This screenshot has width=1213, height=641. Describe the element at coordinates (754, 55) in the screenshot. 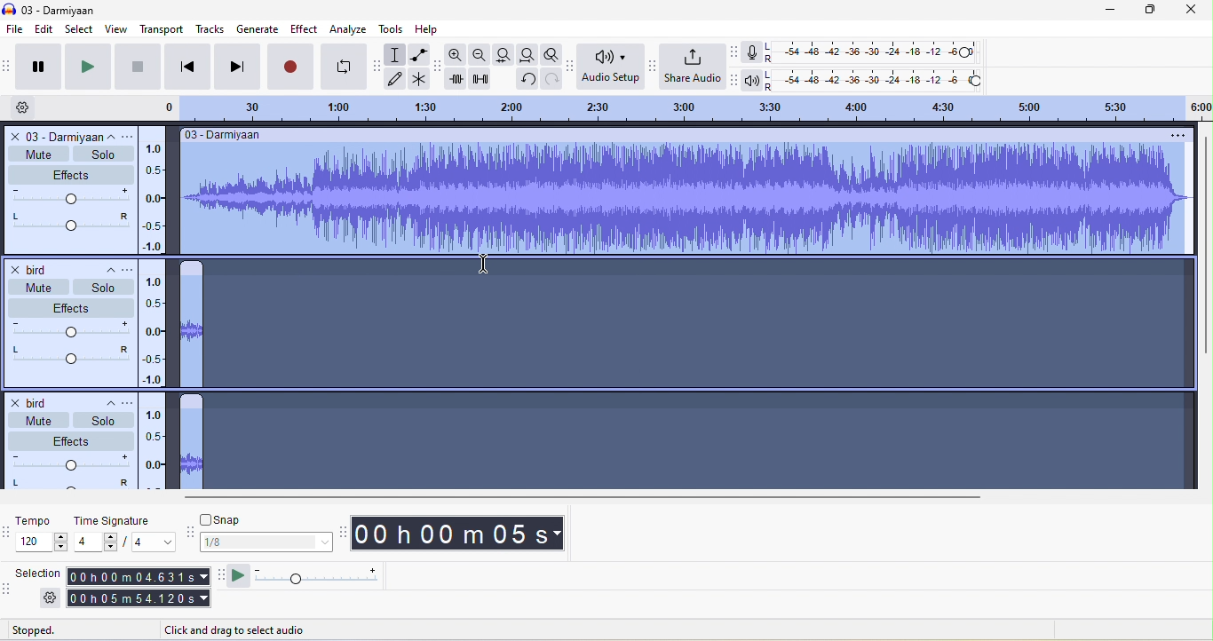

I see `record meter` at that location.